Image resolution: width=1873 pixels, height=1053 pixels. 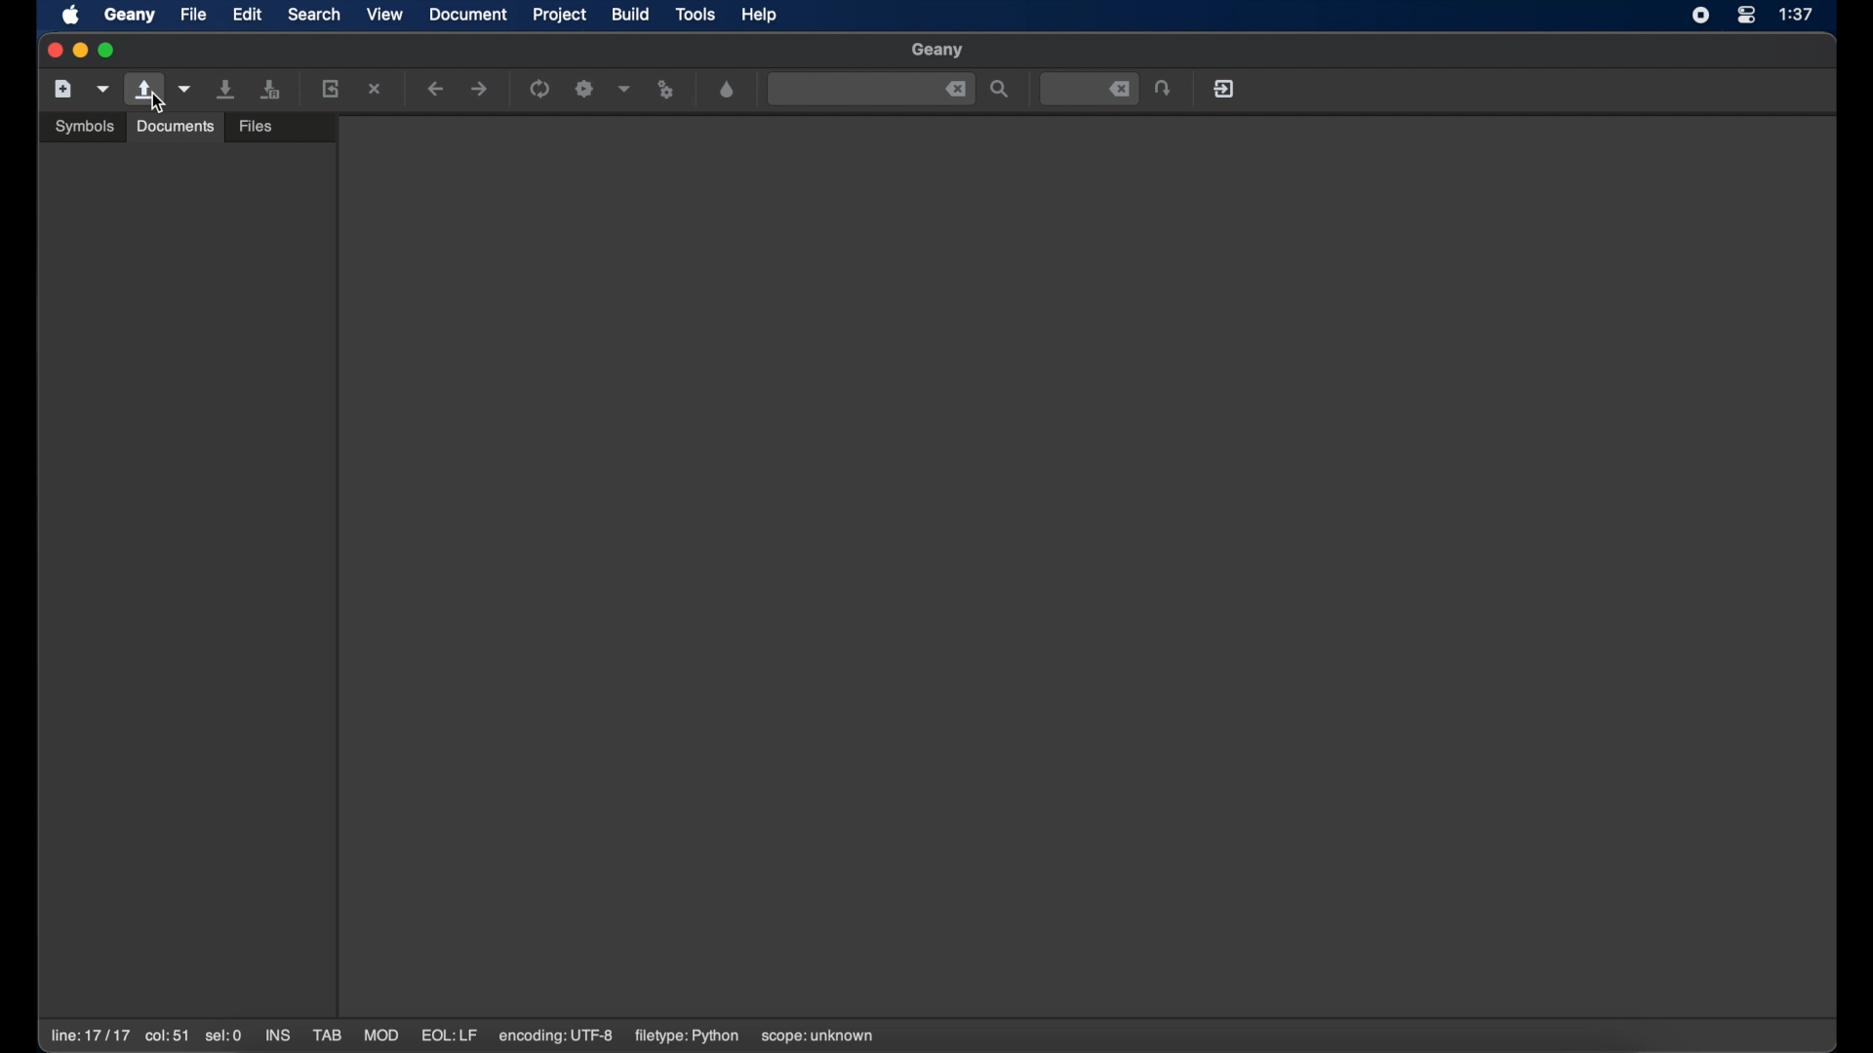 What do you see at coordinates (89, 1035) in the screenshot?
I see `line 17/17` at bounding box center [89, 1035].